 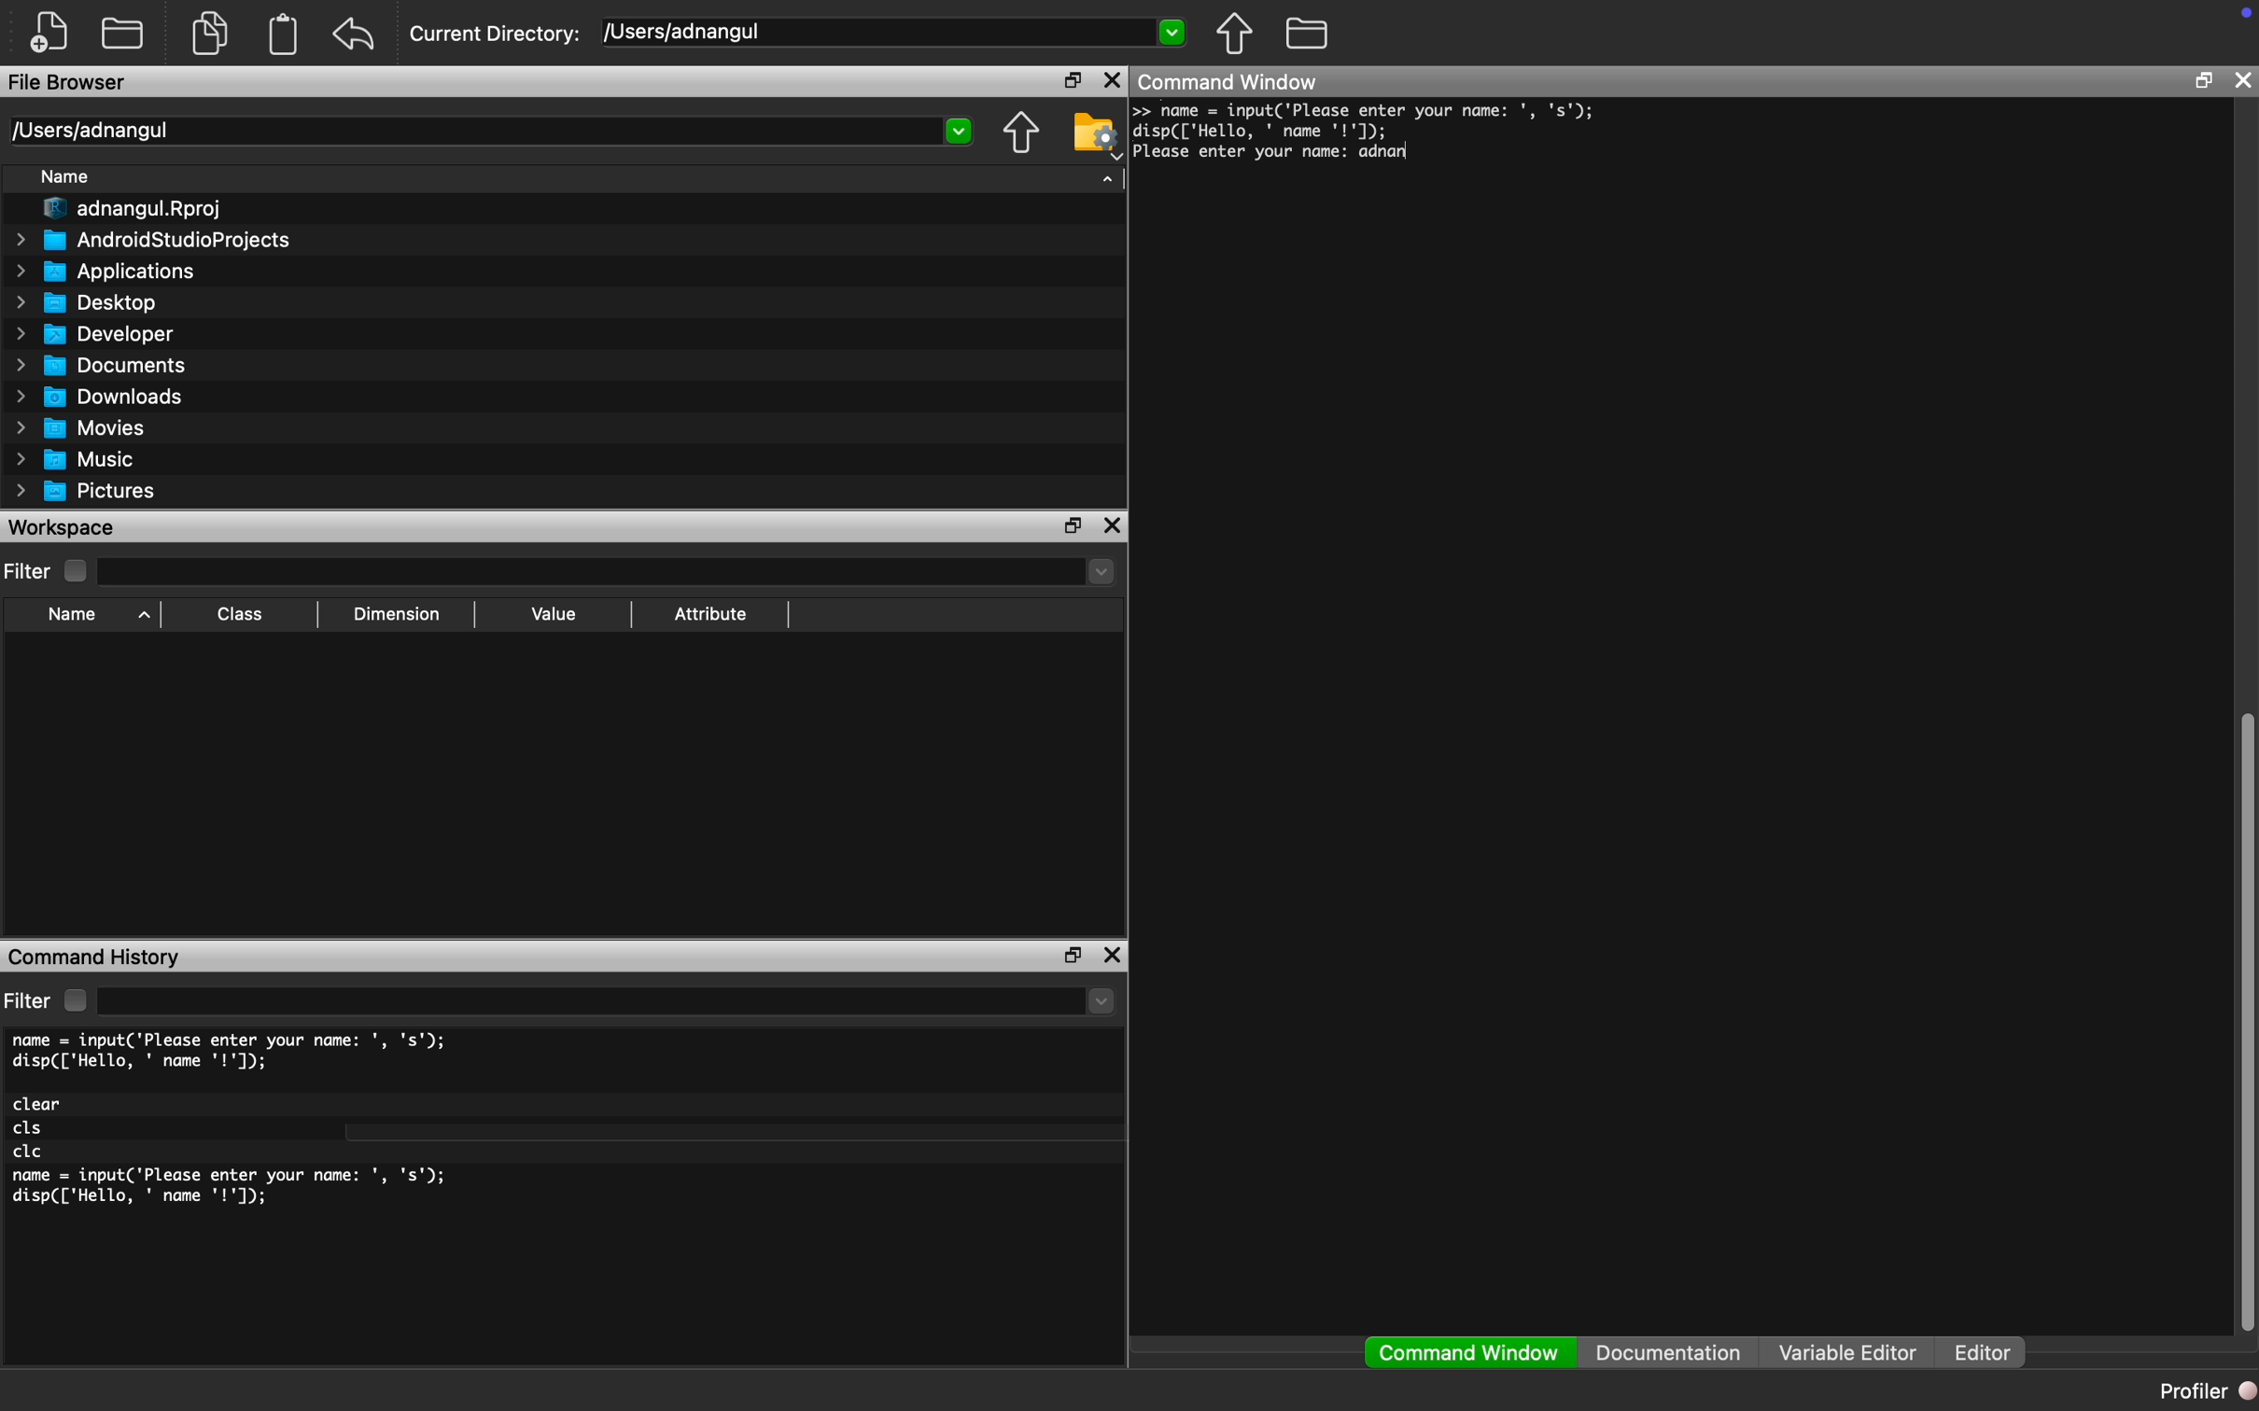 What do you see at coordinates (1112, 525) in the screenshot?
I see `close` at bounding box center [1112, 525].